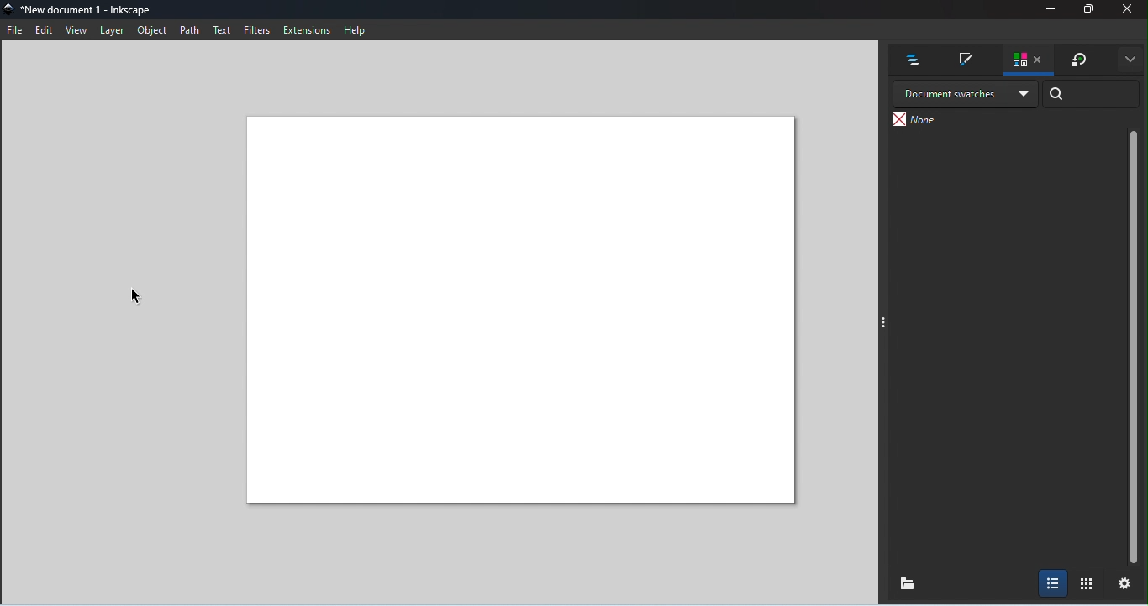 The height and width of the screenshot is (606, 1148). I want to click on Toggle command panel, so click(1140, 324).